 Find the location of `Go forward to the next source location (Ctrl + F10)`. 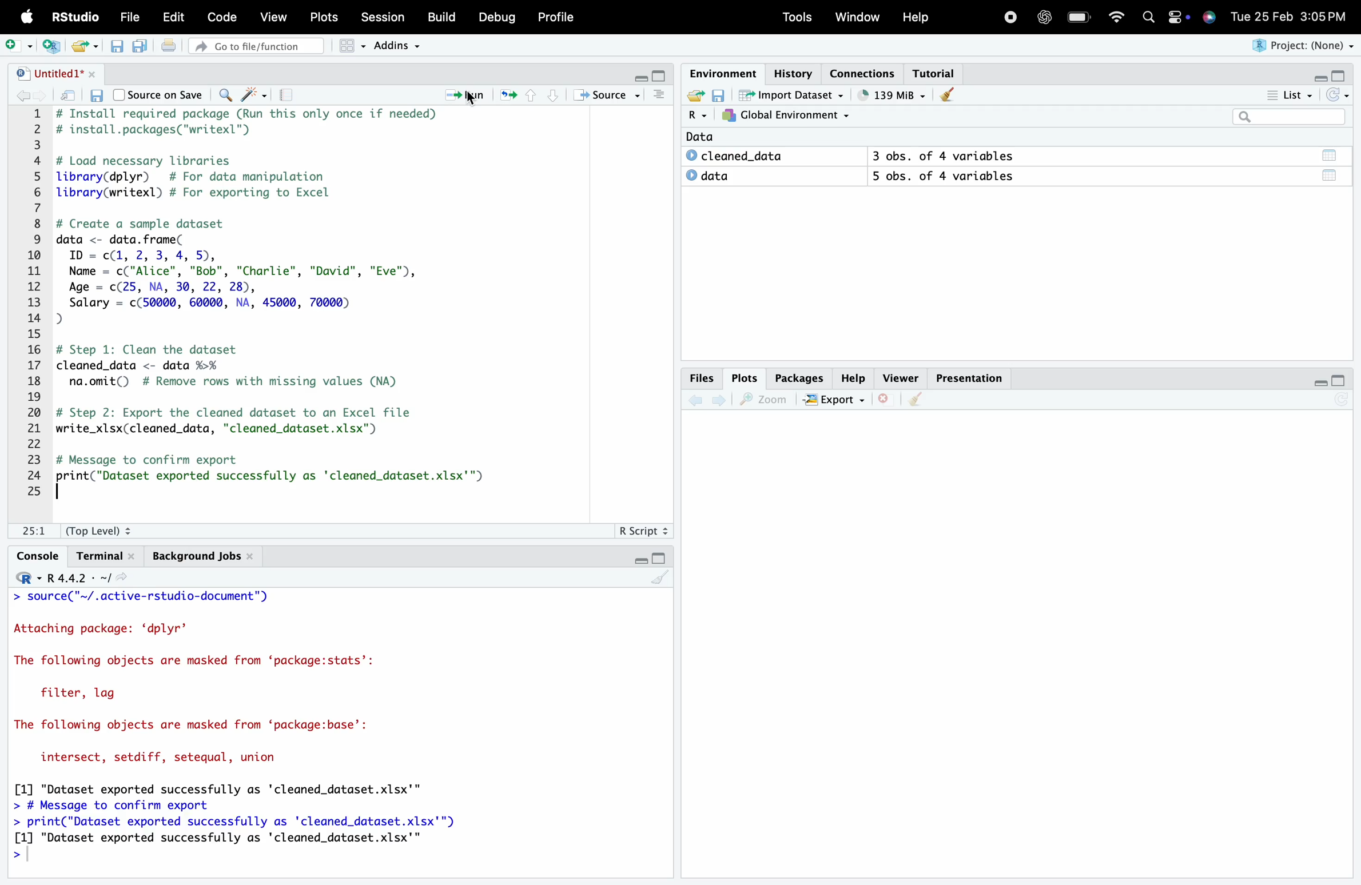

Go forward to the next source location (Ctrl + F10) is located at coordinates (43, 95).